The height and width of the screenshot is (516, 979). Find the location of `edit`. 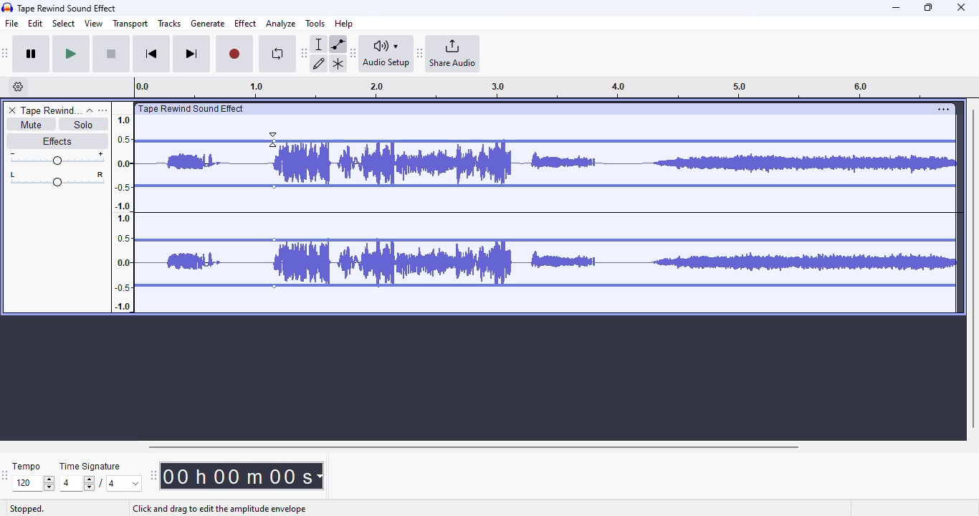

edit is located at coordinates (36, 24).